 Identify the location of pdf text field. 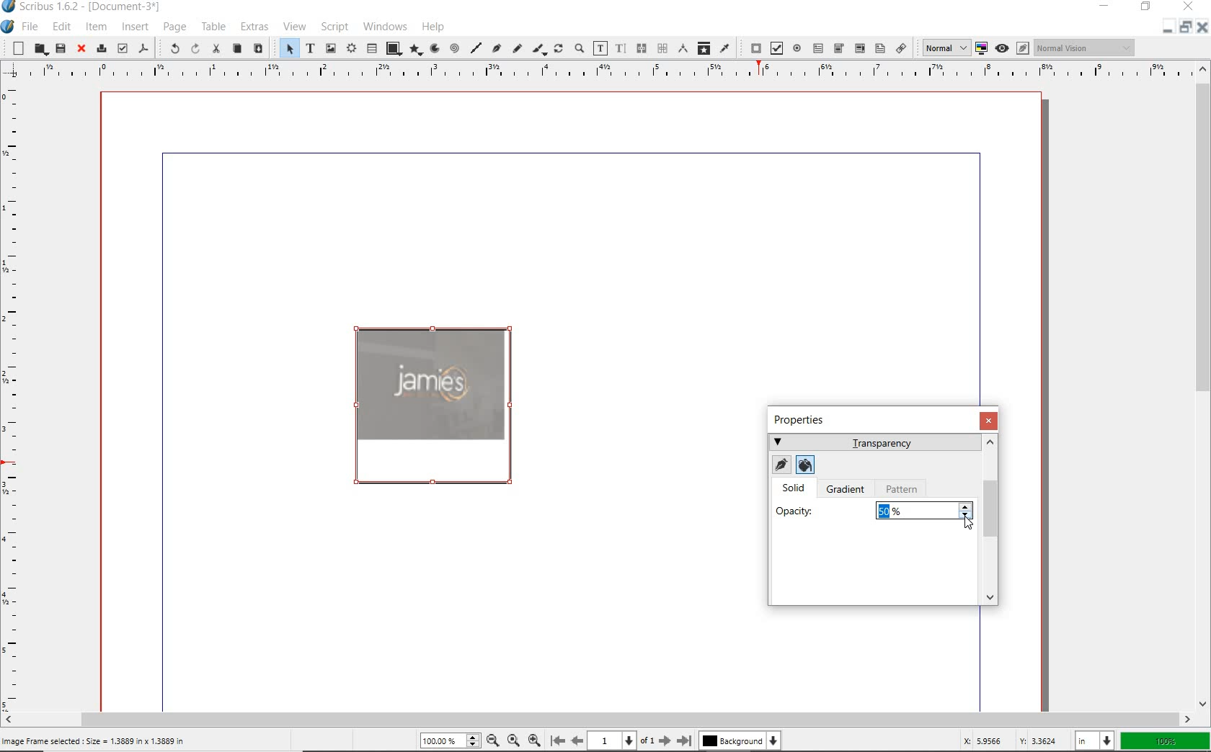
(819, 49).